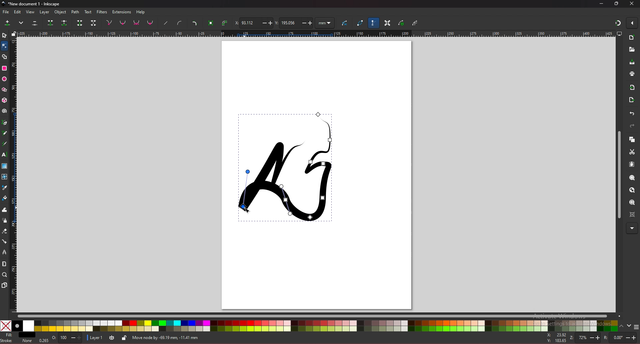 Image resolution: width=640 pixels, height=344 pixels. What do you see at coordinates (4, 46) in the screenshot?
I see `node` at bounding box center [4, 46].